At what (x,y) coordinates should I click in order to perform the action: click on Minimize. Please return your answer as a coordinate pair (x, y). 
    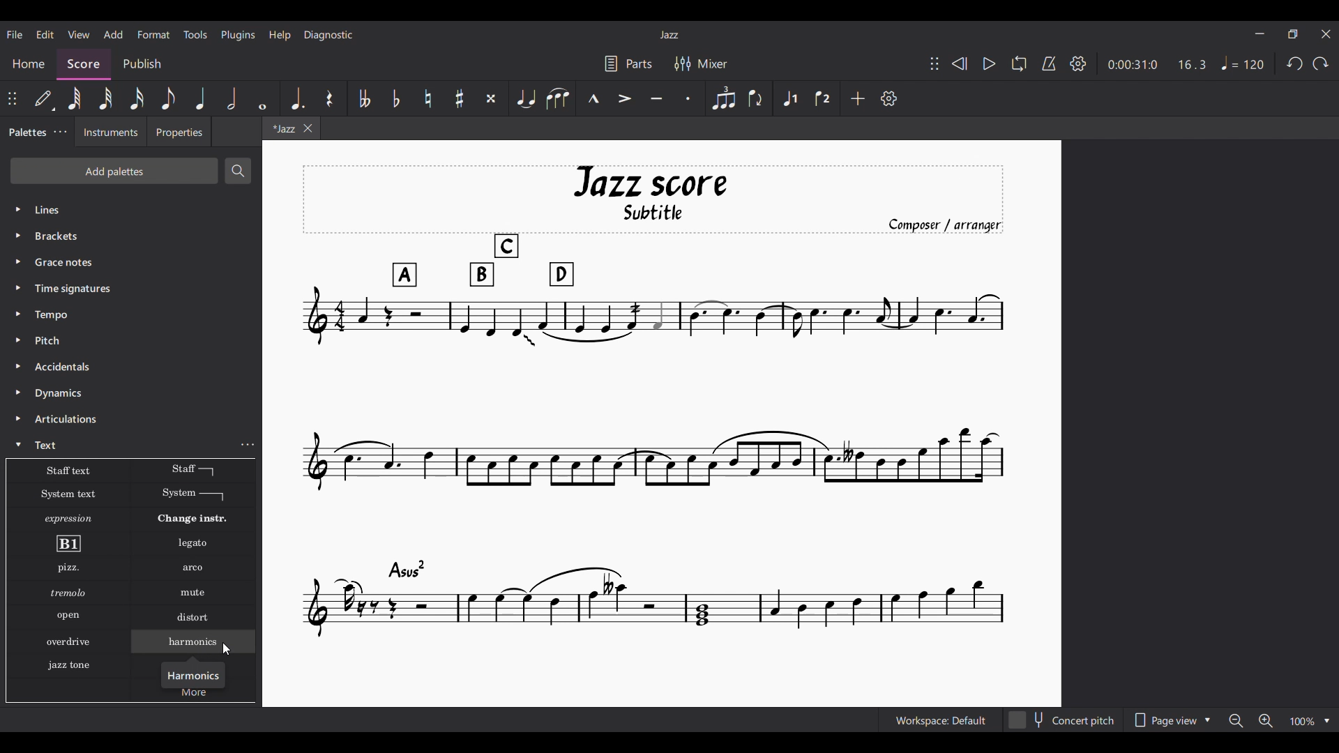
    Looking at the image, I should click on (1259, 33).